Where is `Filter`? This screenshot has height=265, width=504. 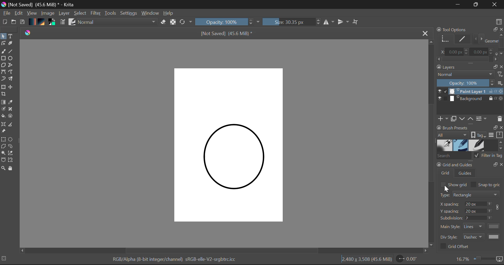
Filter is located at coordinates (95, 13).